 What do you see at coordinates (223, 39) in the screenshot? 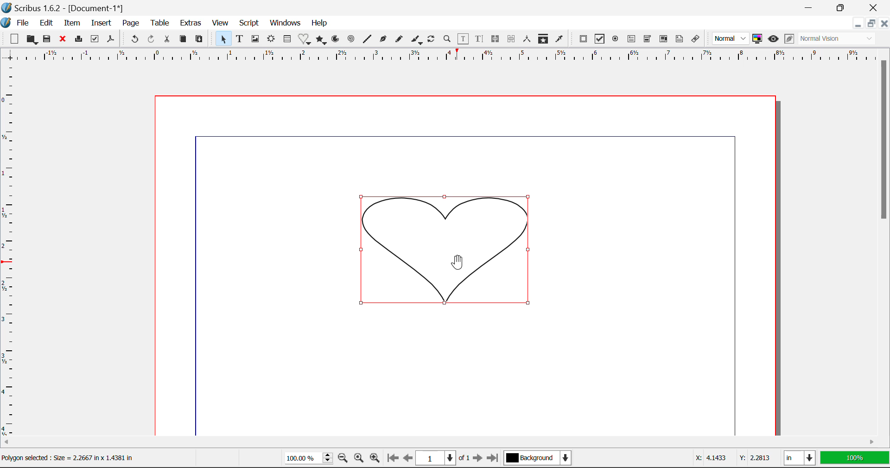
I see `Select` at bounding box center [223, 39].